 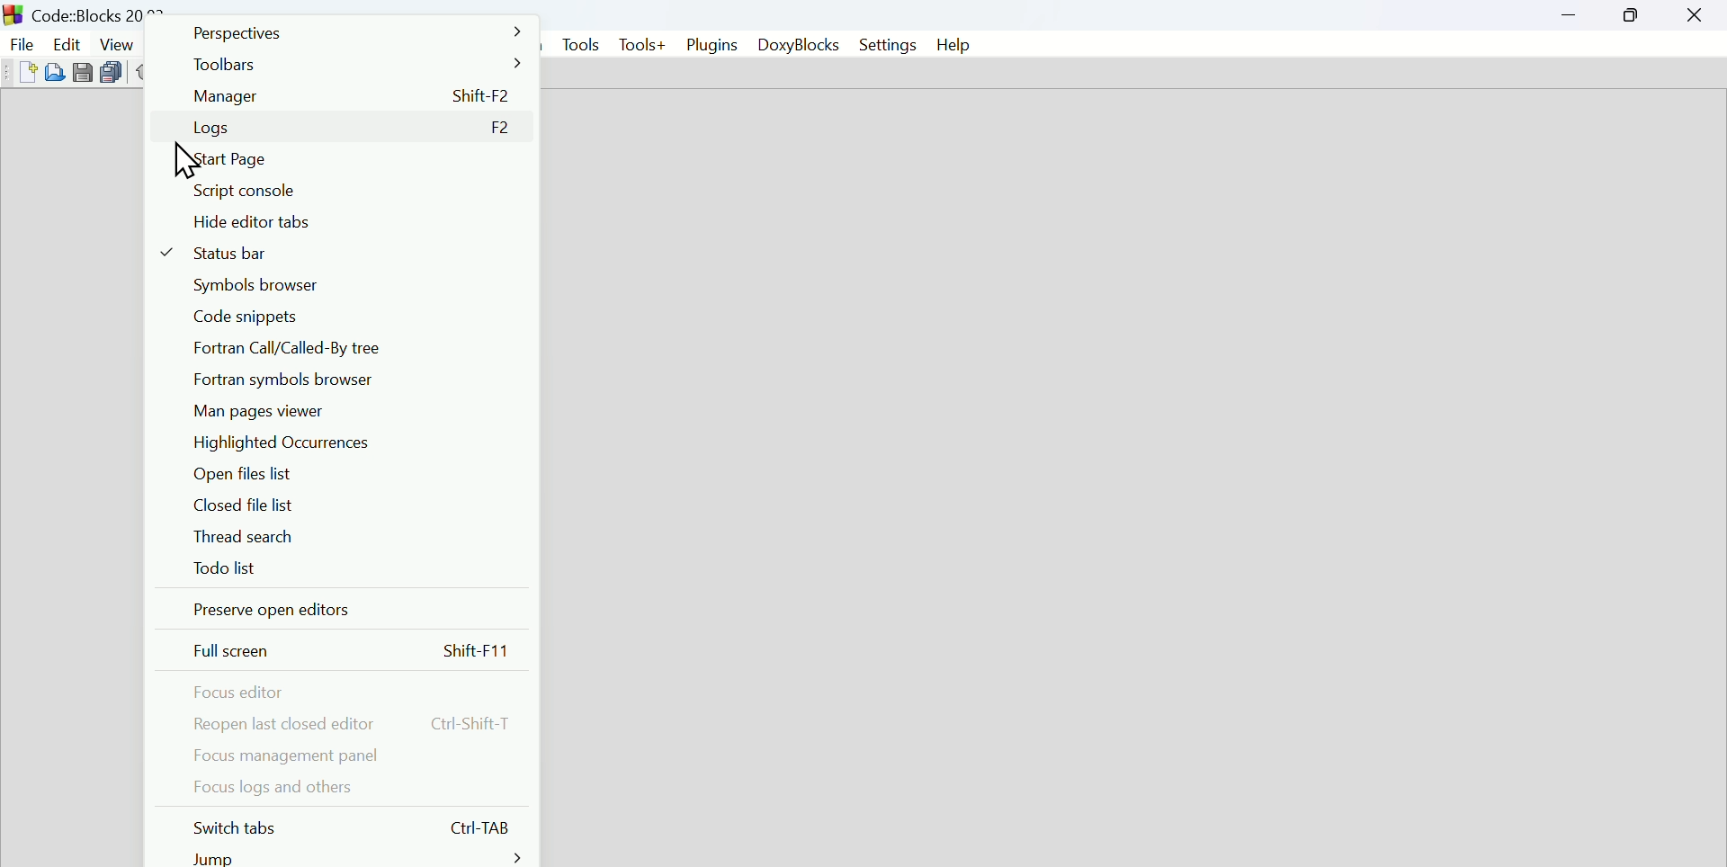 What do you see at coordinates (360, 565) in the screenshot?
I see `To do list` at bounding box center [360, 565].